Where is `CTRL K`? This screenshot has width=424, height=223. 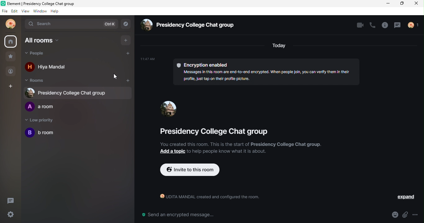 CTRL K is located at coordinates (107, 24).